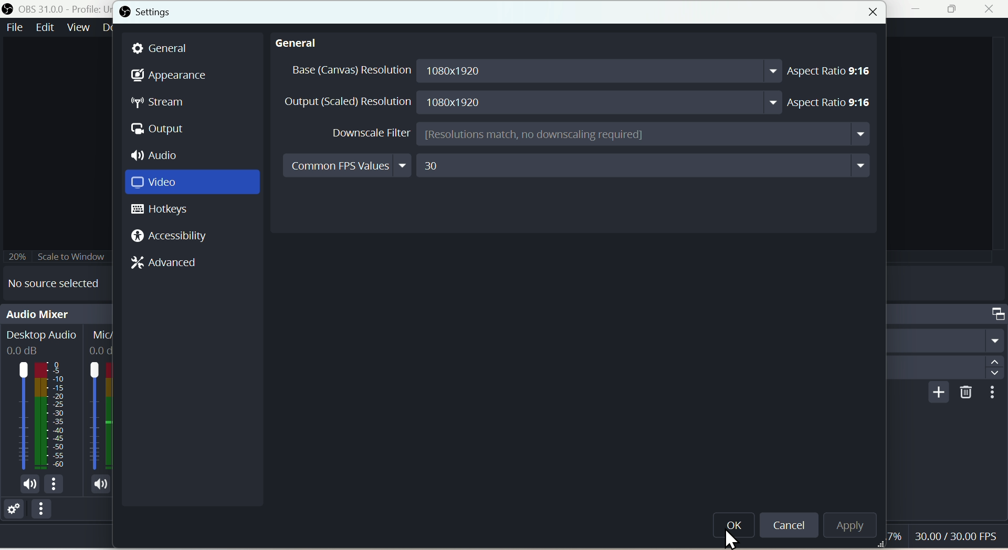  Describe the element at coordinates (834, 71) in the screenshot. I see `Aspect ratio 9:16` at that location.